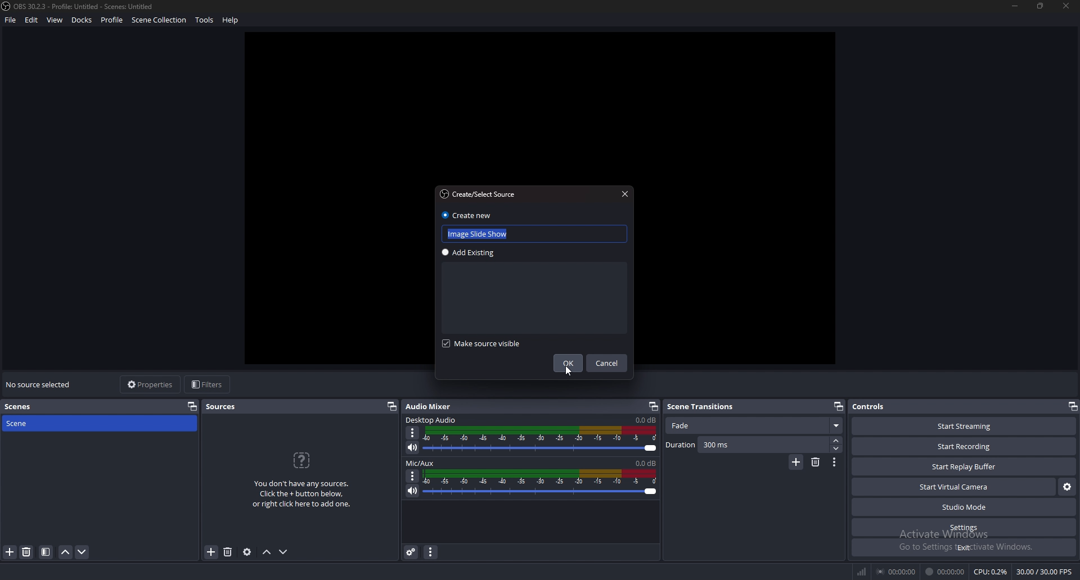 The width and height of the screenshot is (1080, 580). Describe the element at coordinates (111, 19) in the screenshot. I see `profile` at that location.